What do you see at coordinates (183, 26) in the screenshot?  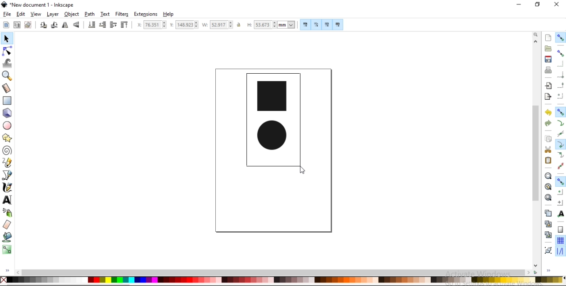 I see `vertical coordinate of selection` at bounding box center [183, 26].